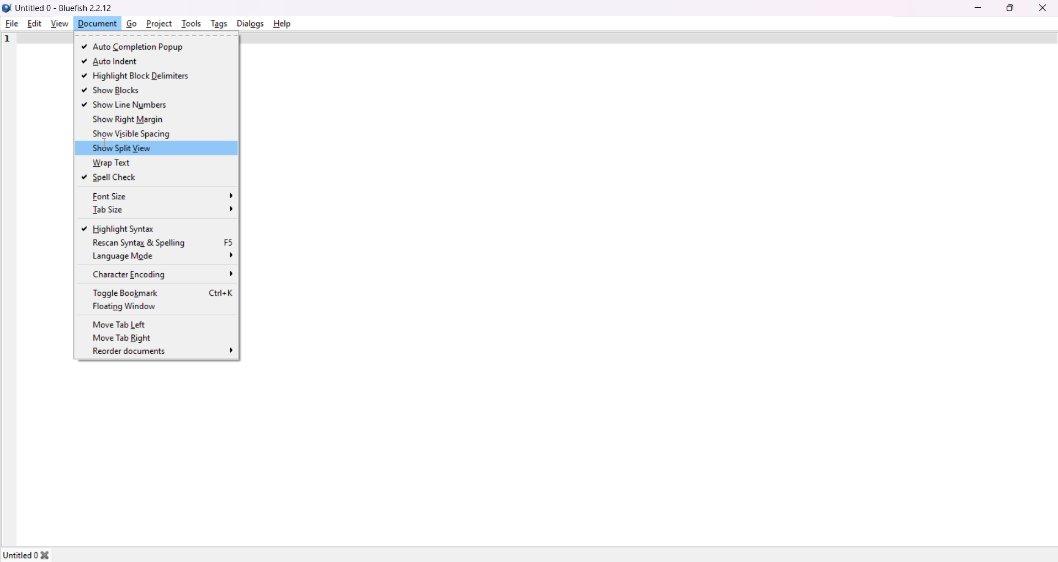 The height and width of the screenshot is (562, 1058). I want to click on toggle bookmark, so click(163, 293).